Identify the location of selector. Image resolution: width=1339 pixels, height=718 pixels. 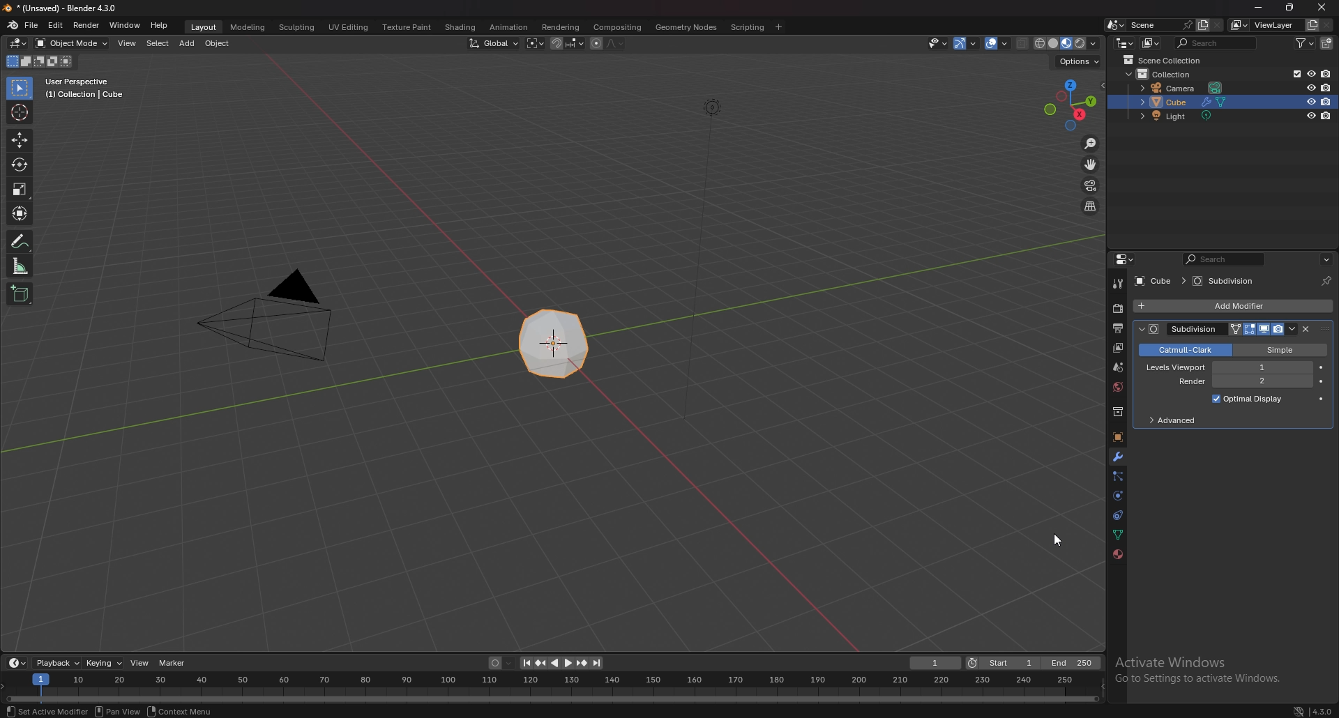
(20, 89).